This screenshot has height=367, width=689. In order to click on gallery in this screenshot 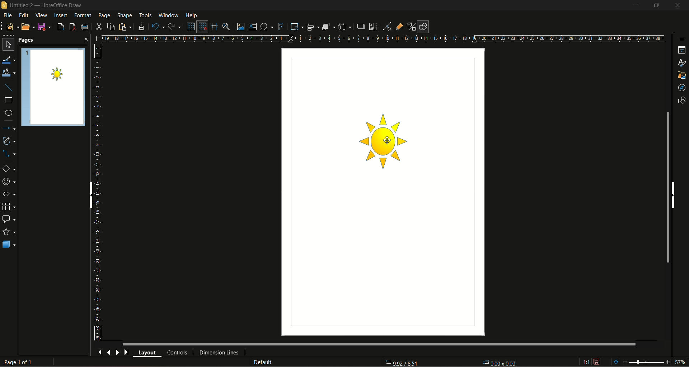, I will do `click(681, 75)`.